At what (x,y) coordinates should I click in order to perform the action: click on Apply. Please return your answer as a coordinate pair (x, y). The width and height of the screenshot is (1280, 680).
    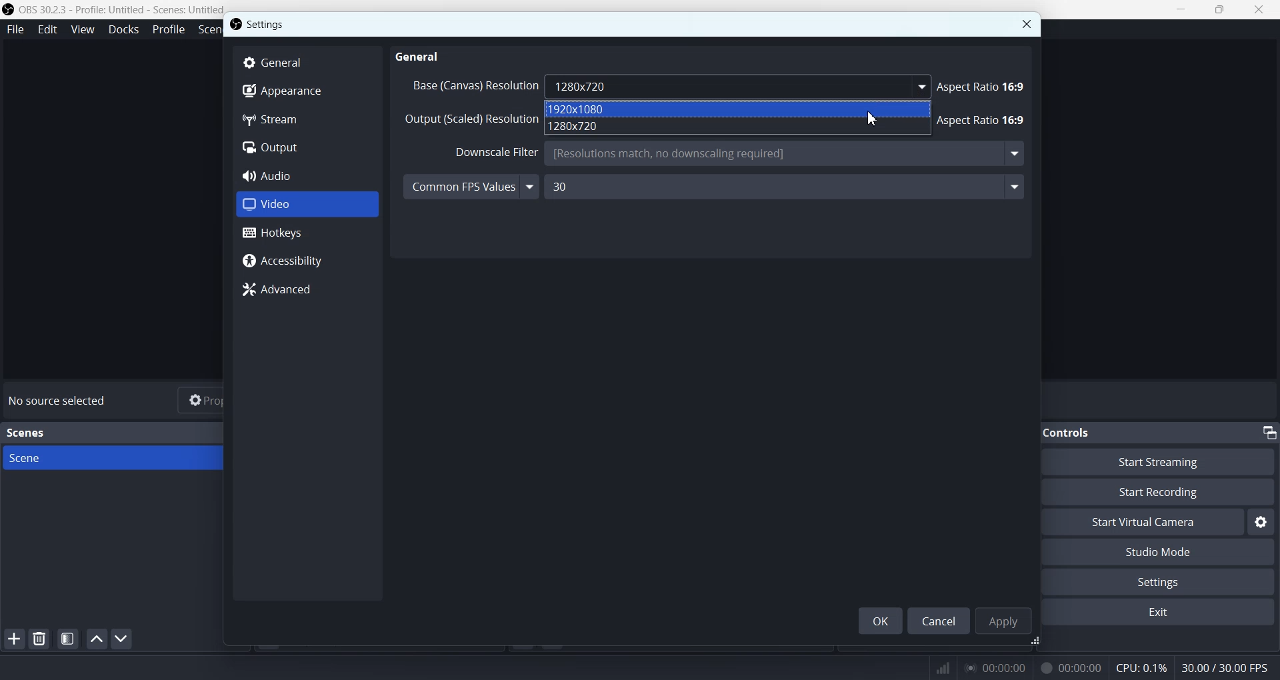
    Looking at the image, I should click on (1003, 620).